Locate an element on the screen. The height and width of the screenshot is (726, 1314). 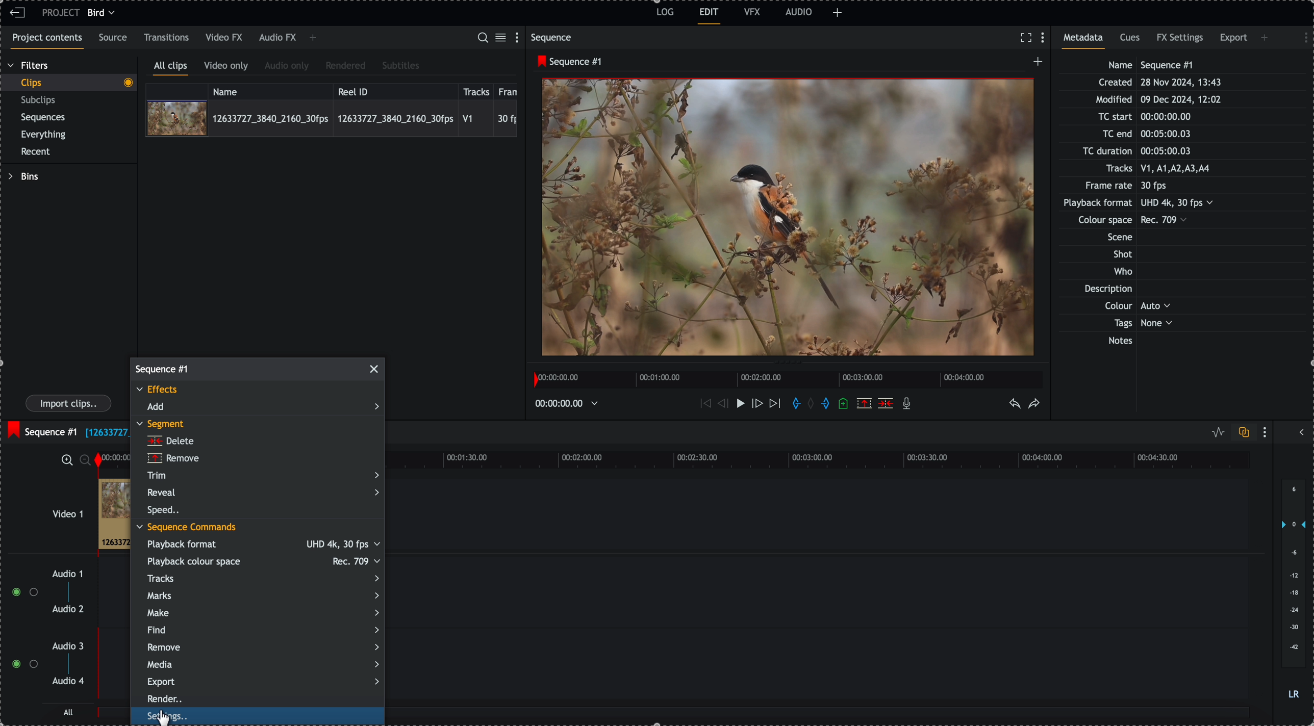
zoom in is located at coordinates (66, 459).